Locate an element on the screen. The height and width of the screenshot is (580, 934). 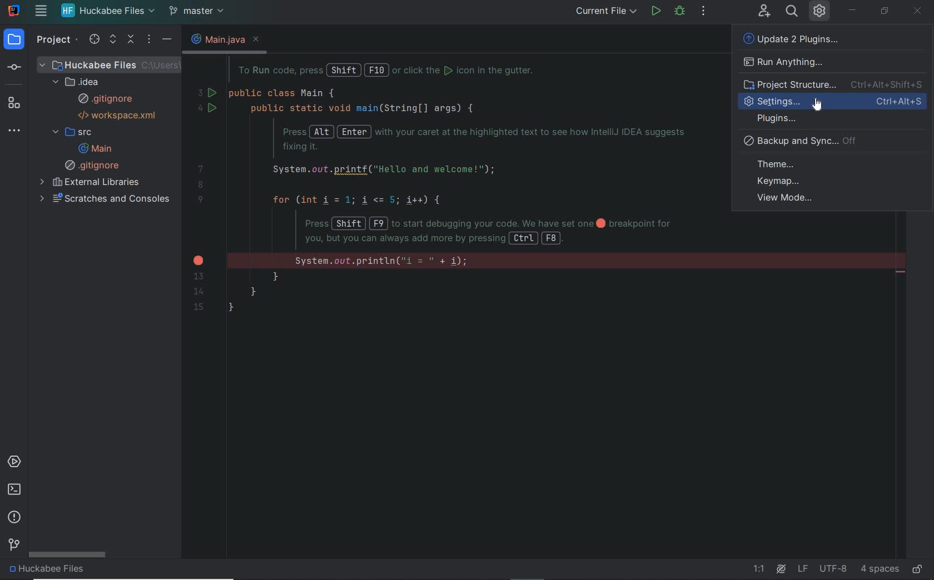
theme is located at coordinates (837, 162).